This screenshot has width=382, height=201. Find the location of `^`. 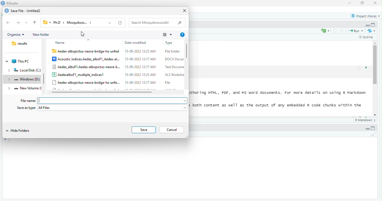

^ is located at coordinates (89, 40).